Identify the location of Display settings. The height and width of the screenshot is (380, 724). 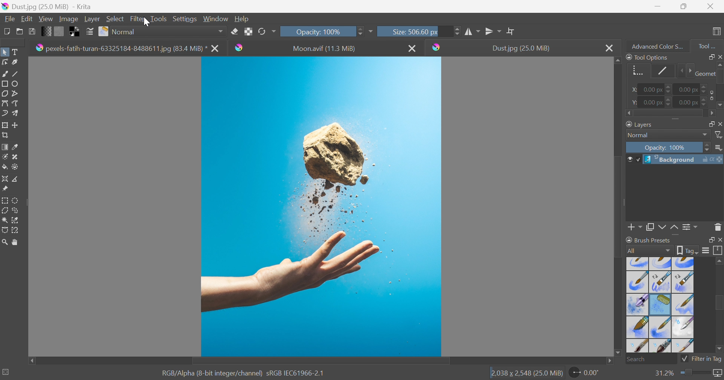
(706, 250).